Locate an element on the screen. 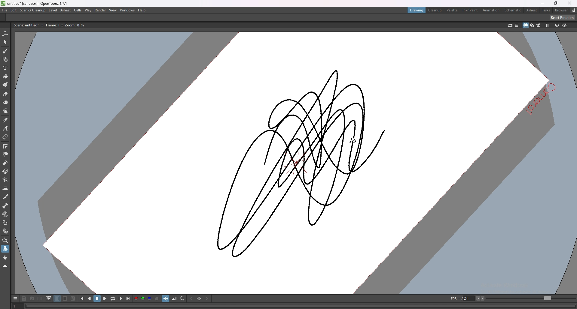 The image size is (577, 309). drawing is located at coordinates (298, 161).